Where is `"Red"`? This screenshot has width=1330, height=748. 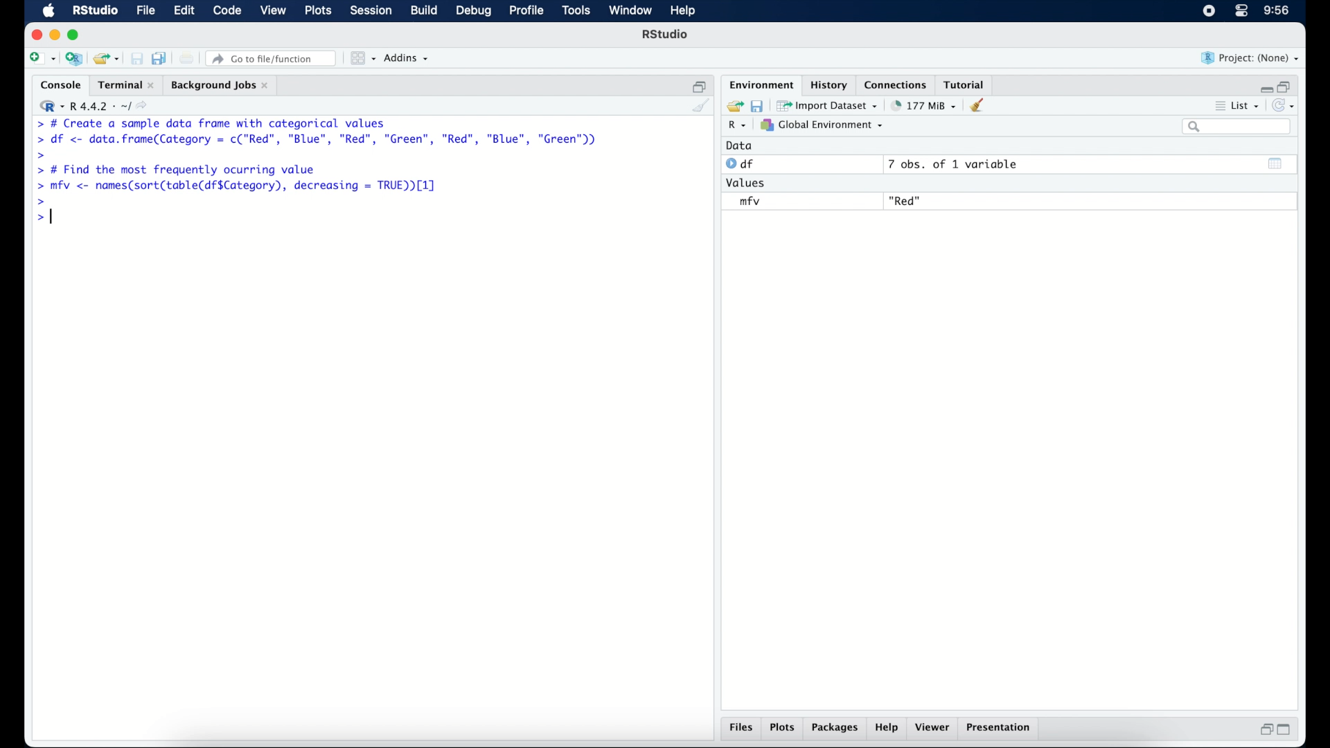
"Red" is located at coordinates (906, 199).